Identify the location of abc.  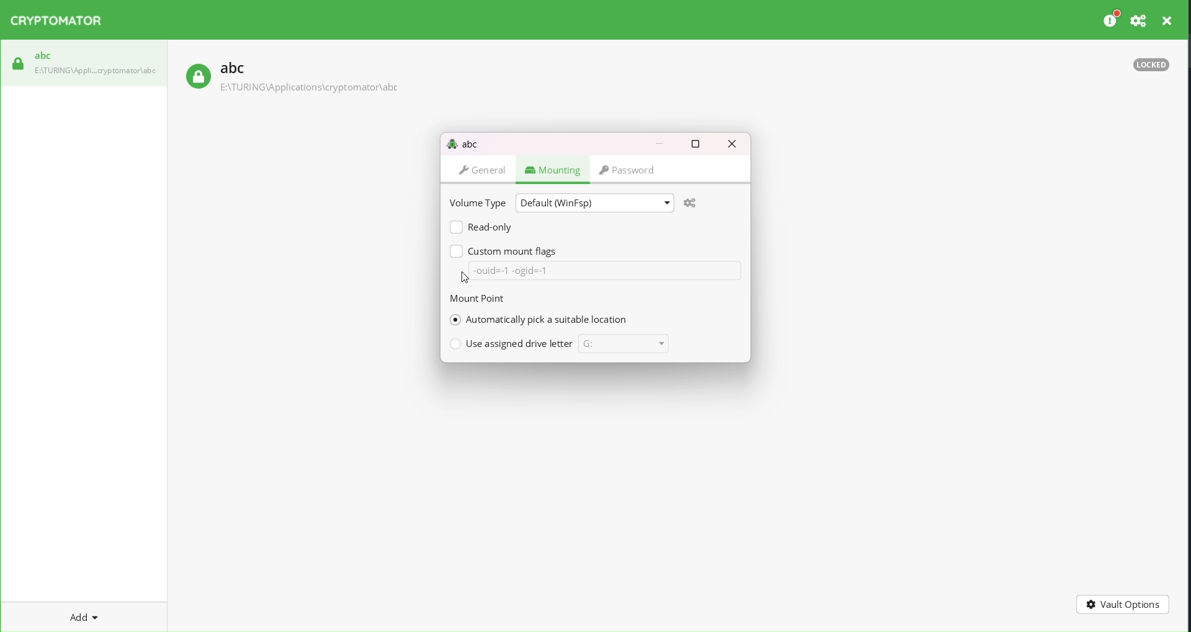
(462, 143).